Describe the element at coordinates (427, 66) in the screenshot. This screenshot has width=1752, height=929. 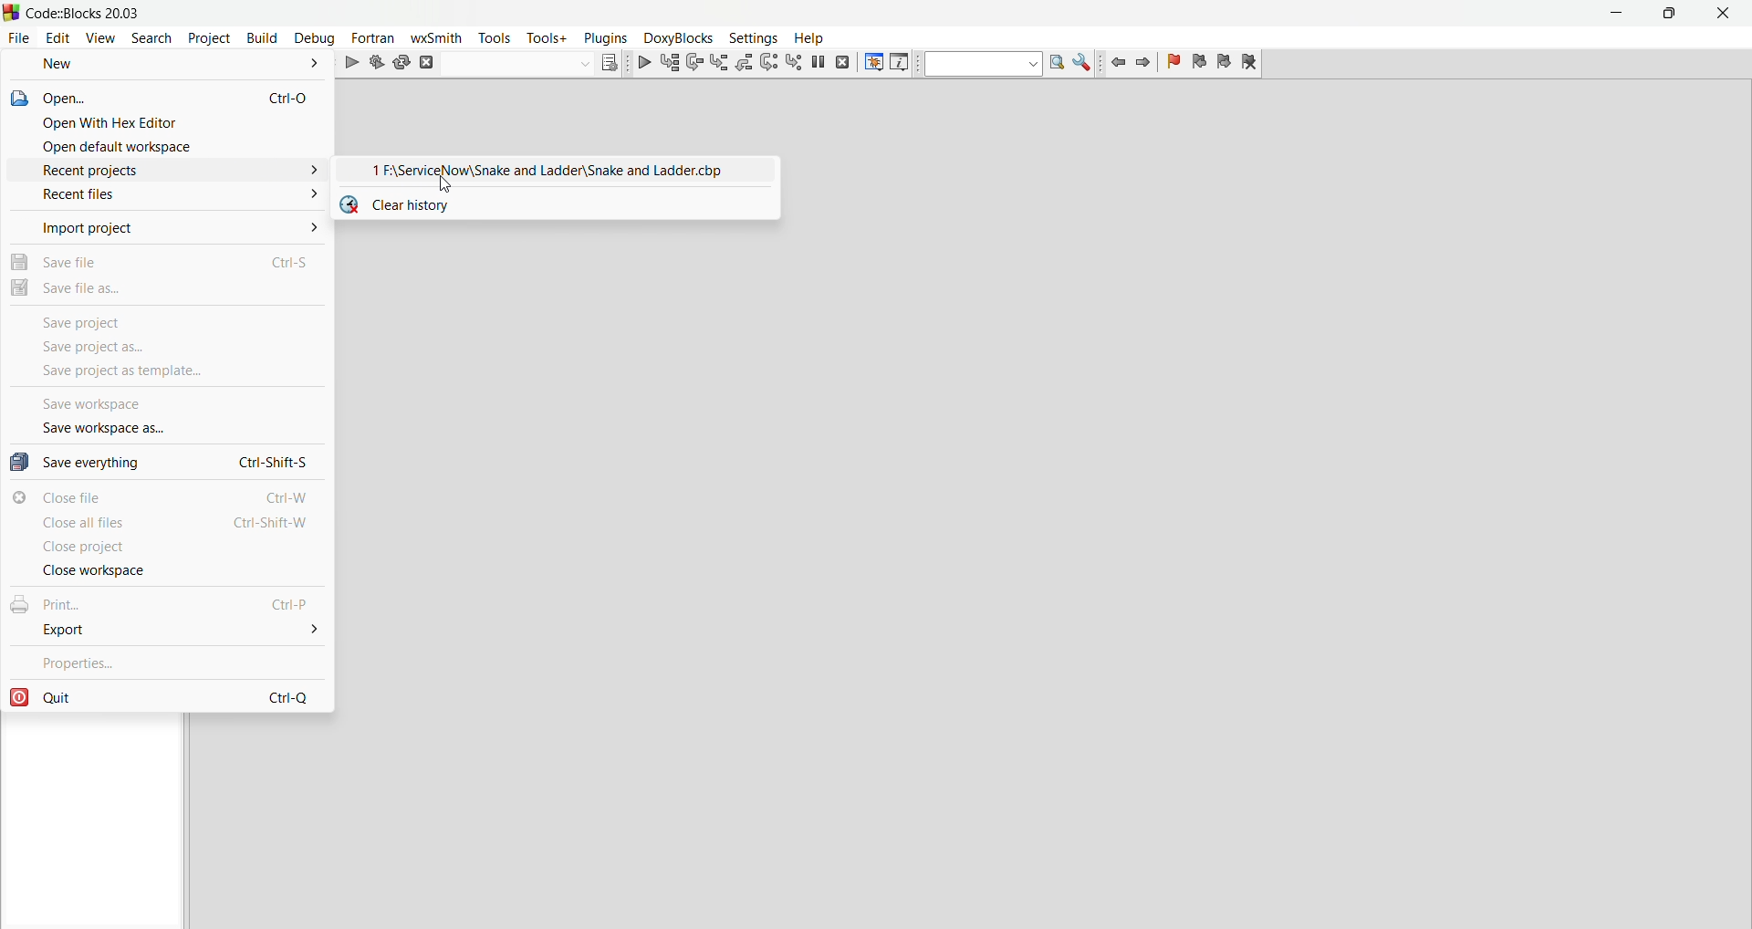
I see `abort` at that location.